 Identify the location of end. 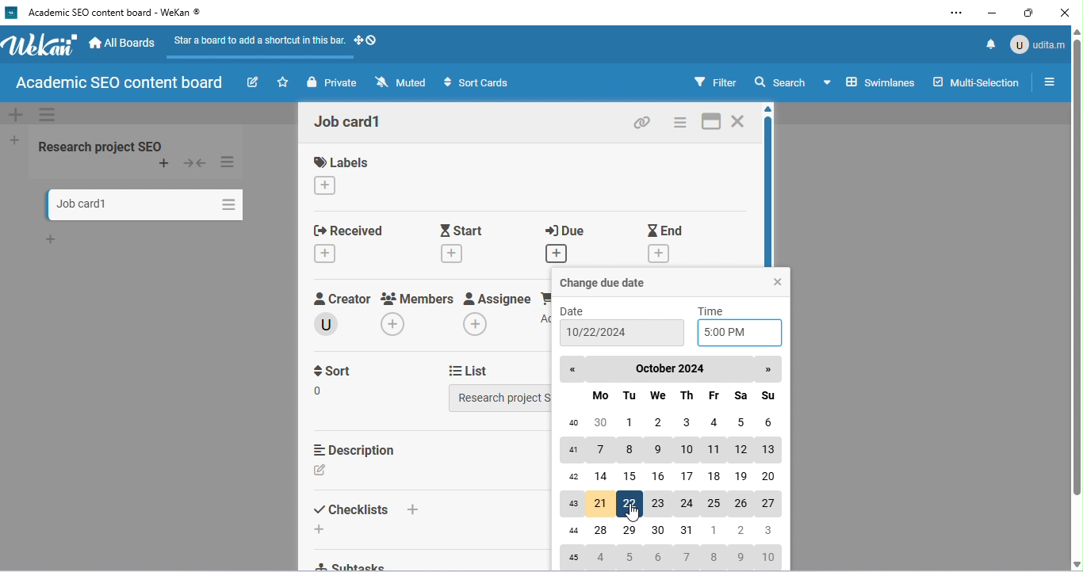
(667, 230).